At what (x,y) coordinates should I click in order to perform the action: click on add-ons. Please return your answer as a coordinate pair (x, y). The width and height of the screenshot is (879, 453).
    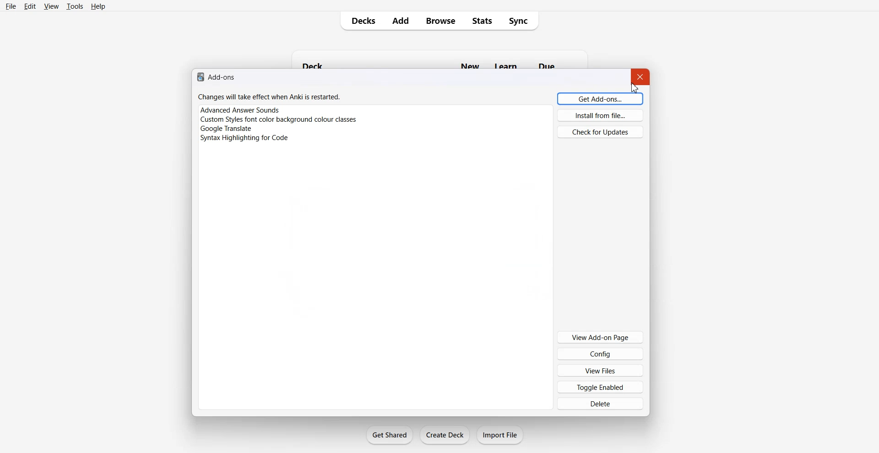
    Looking at the image, I should click on (224, 78).